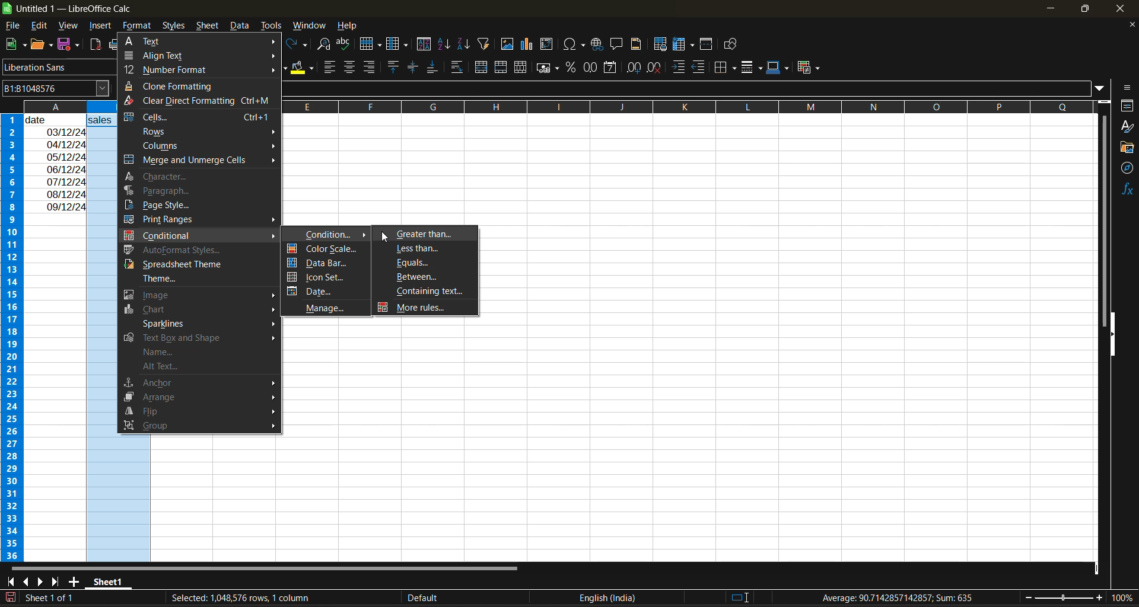 This screenshot has height=607, width=1139. I want to click on styles, so click(176, 24).